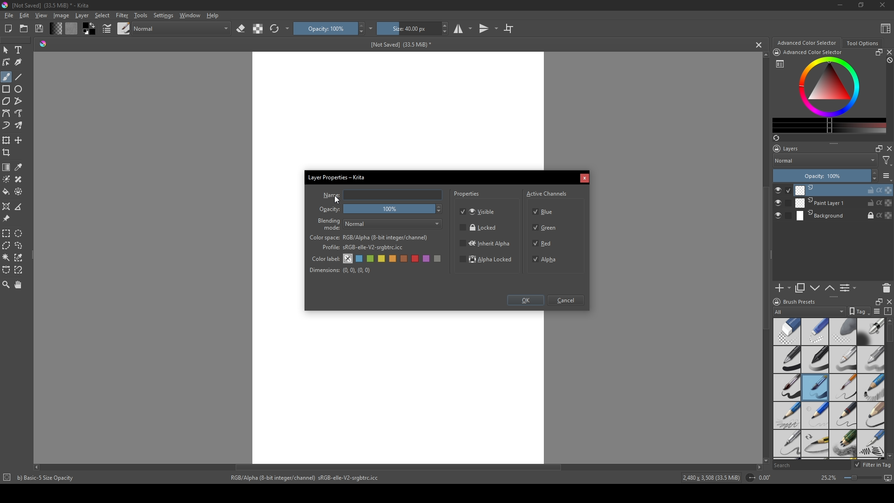 Image resolution: width=894 pixels, height=503 pixels. I want to click on smart patch, so click(20, 179).